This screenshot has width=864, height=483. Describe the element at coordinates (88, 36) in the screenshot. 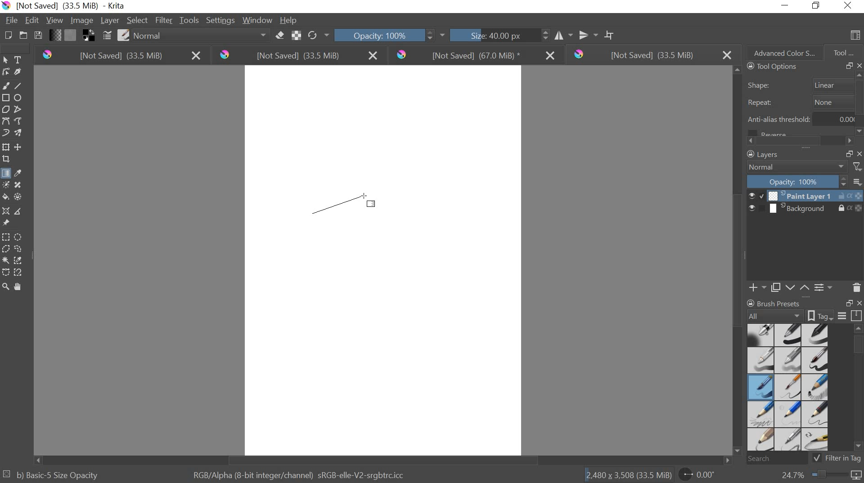

I see `SWAP FOREGROUND AND BACKGROUND COLORS` at that location.